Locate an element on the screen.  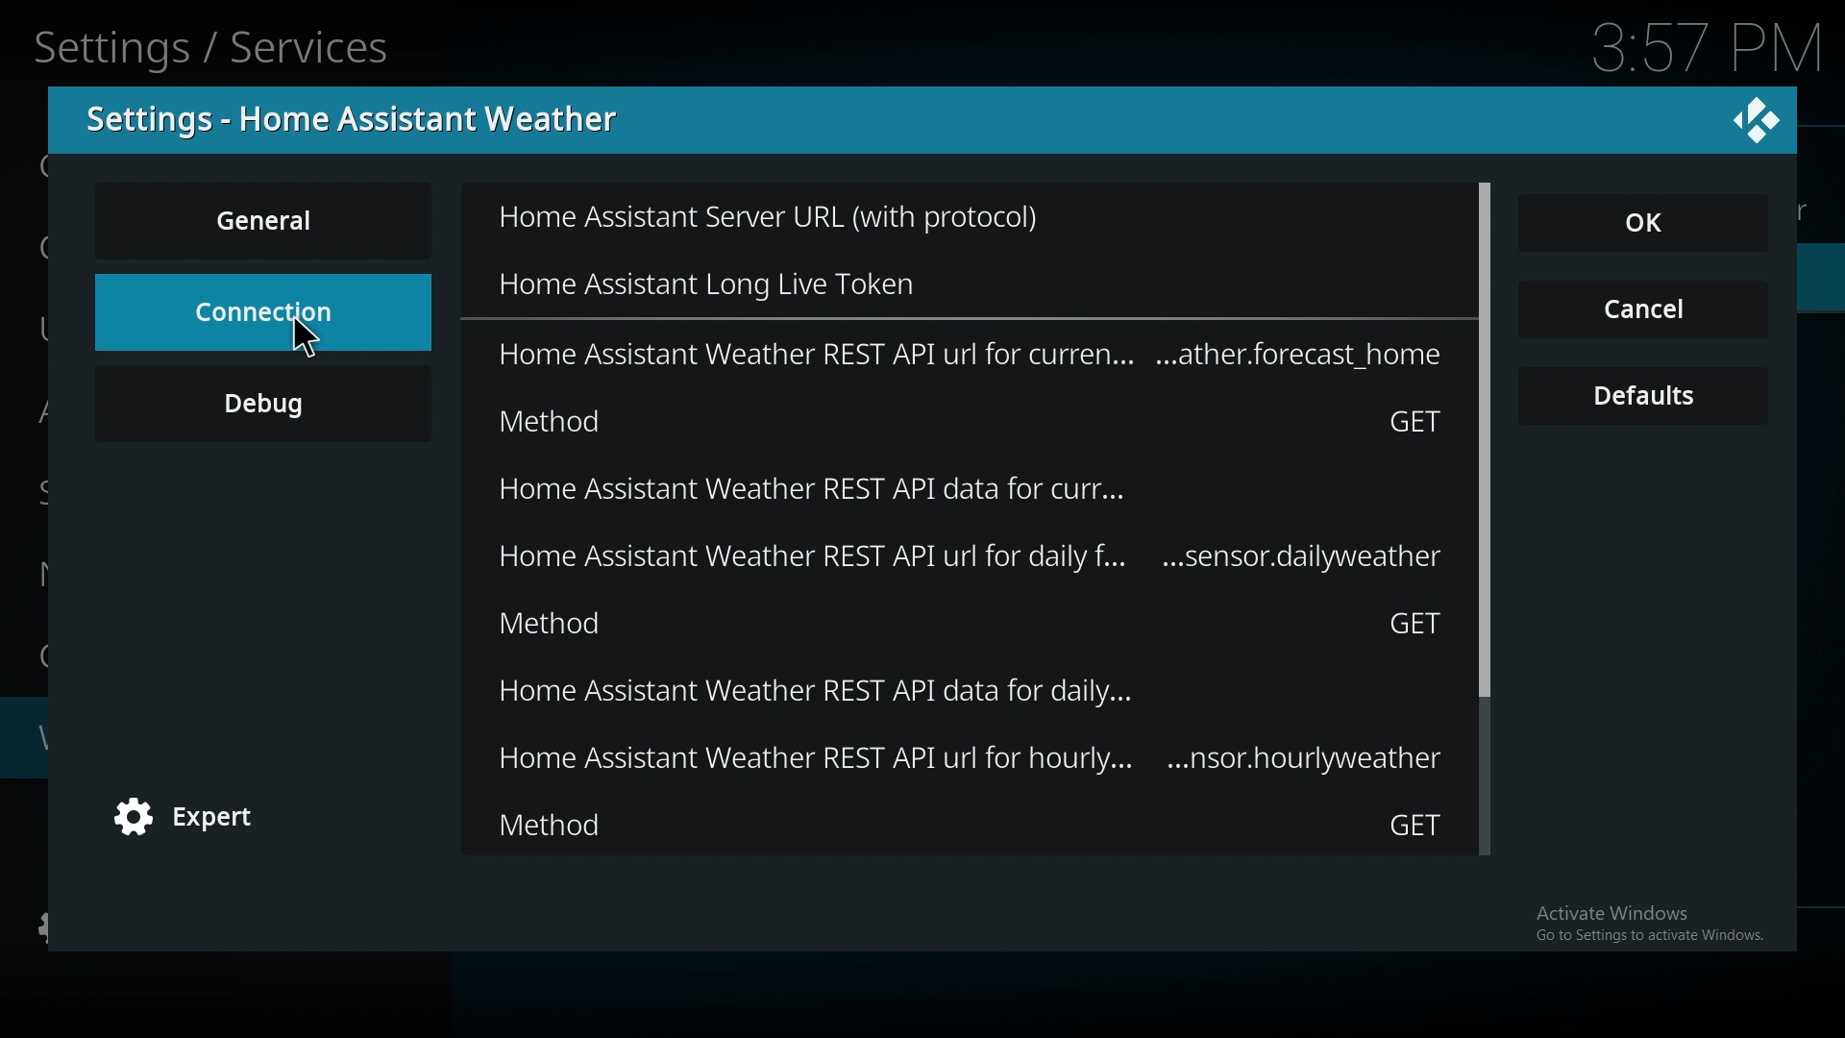
home assistant weather api  is located at coordinates (959, 489).